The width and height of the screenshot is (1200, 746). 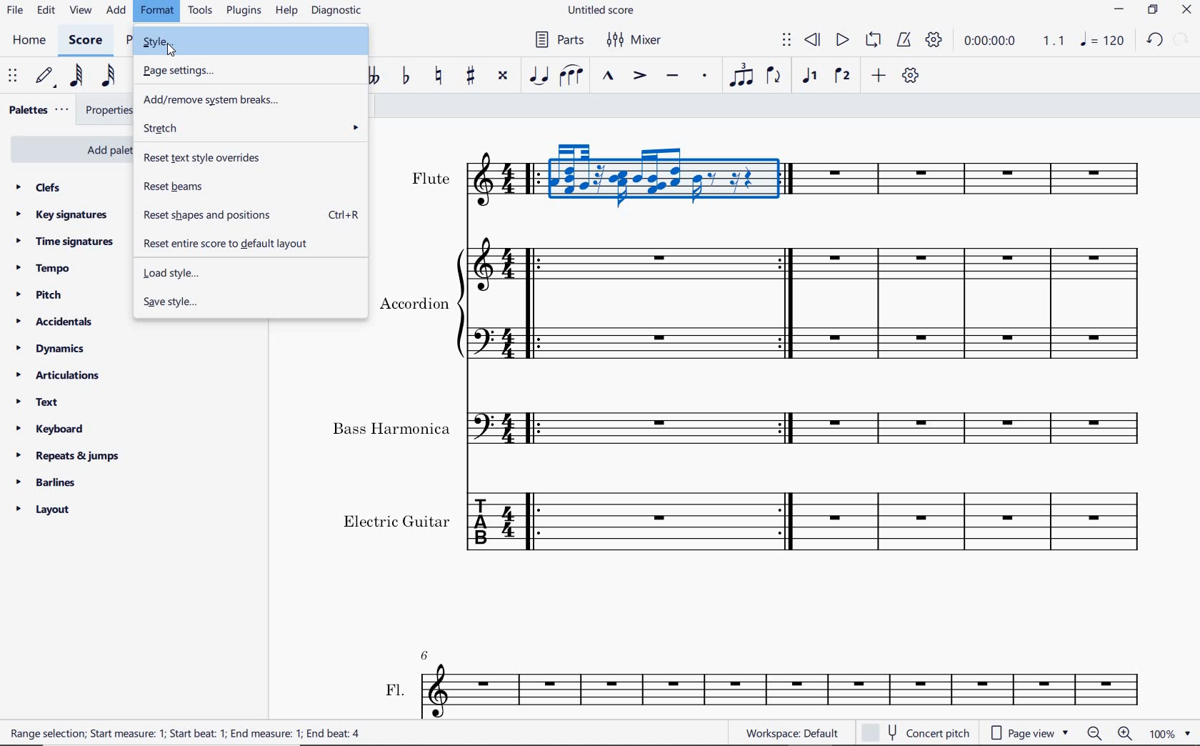 I want to click on tenuto, so click(x=673, y=76).